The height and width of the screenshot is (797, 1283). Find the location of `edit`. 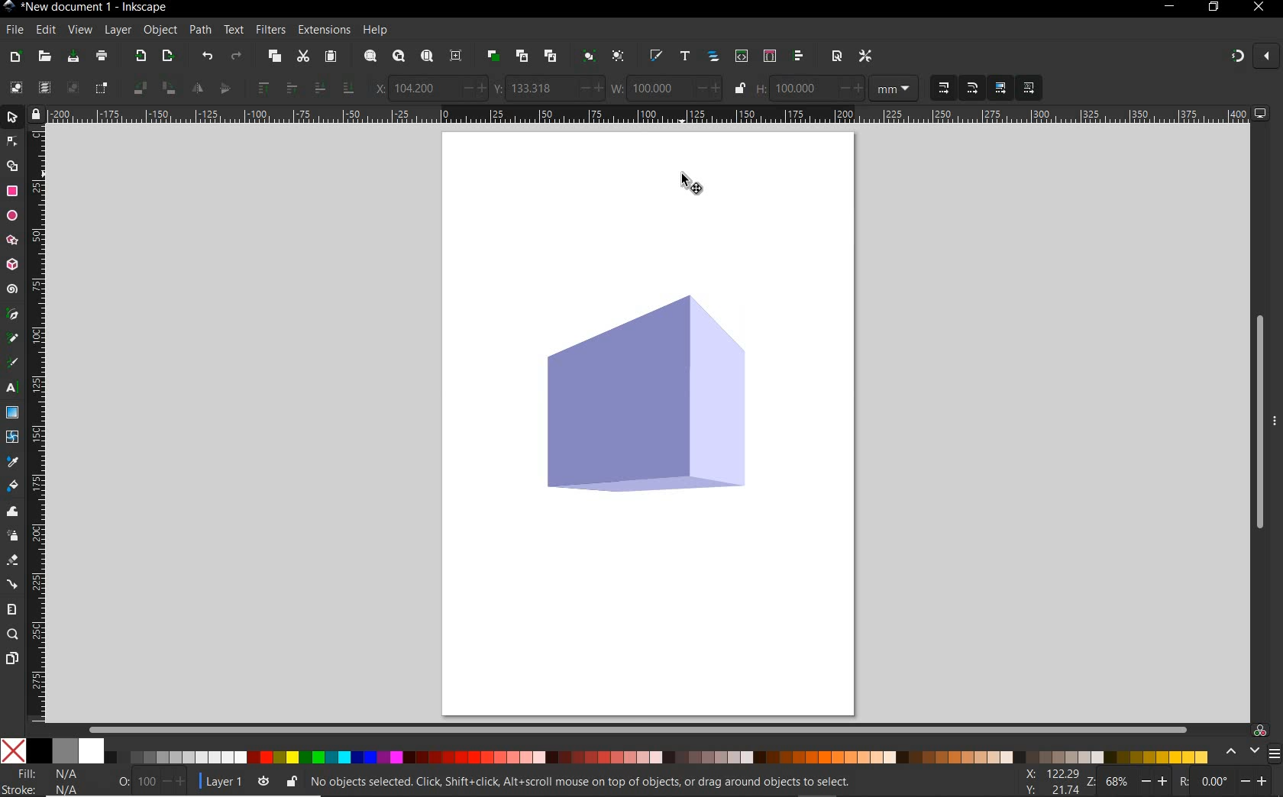

edit is located at coordinates (44, 31).